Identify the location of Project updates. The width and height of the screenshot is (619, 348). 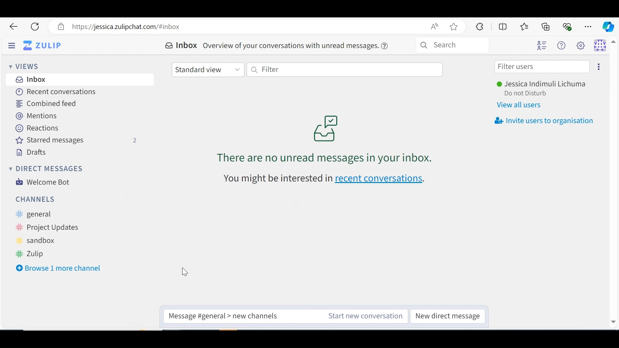
(67, 227).